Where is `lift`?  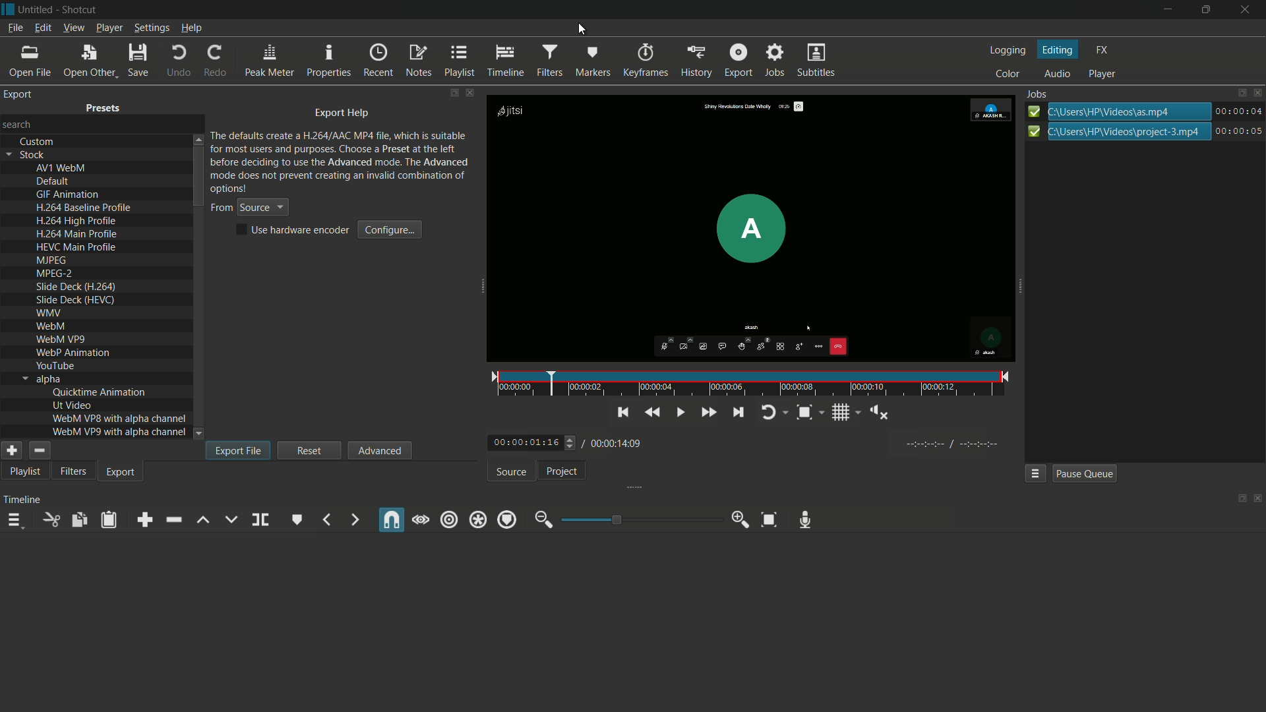 lift is located at coordinates (204, 520).